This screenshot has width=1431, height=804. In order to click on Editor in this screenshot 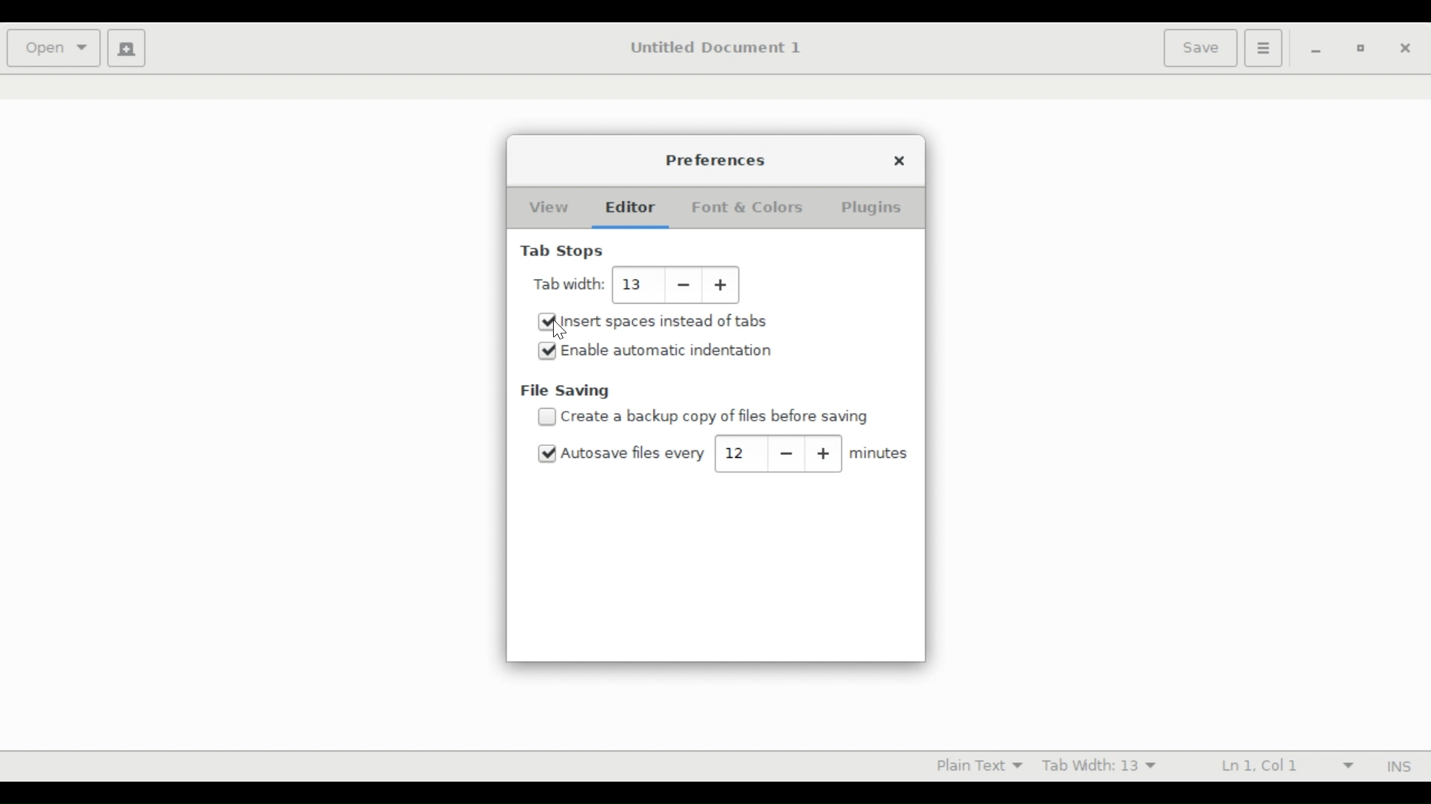, I will do `click(629, 207)`.